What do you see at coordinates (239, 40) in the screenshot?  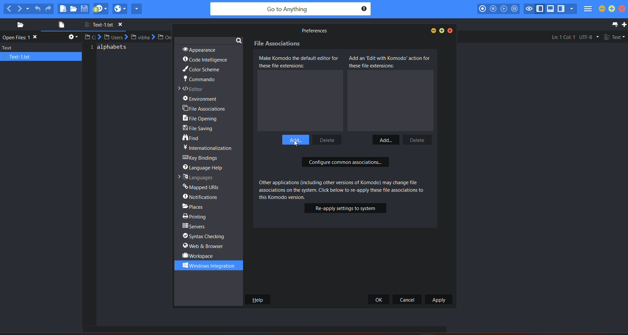 I see `search` at bounding box center [239, 40].